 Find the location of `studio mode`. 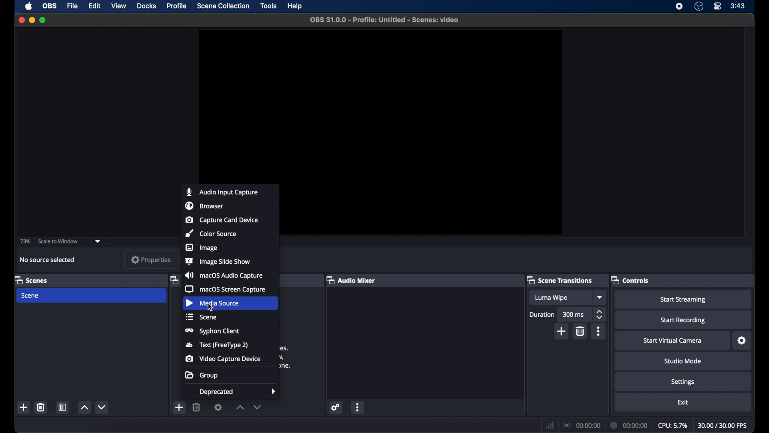

studio mode is located at coordinates (683, 361).